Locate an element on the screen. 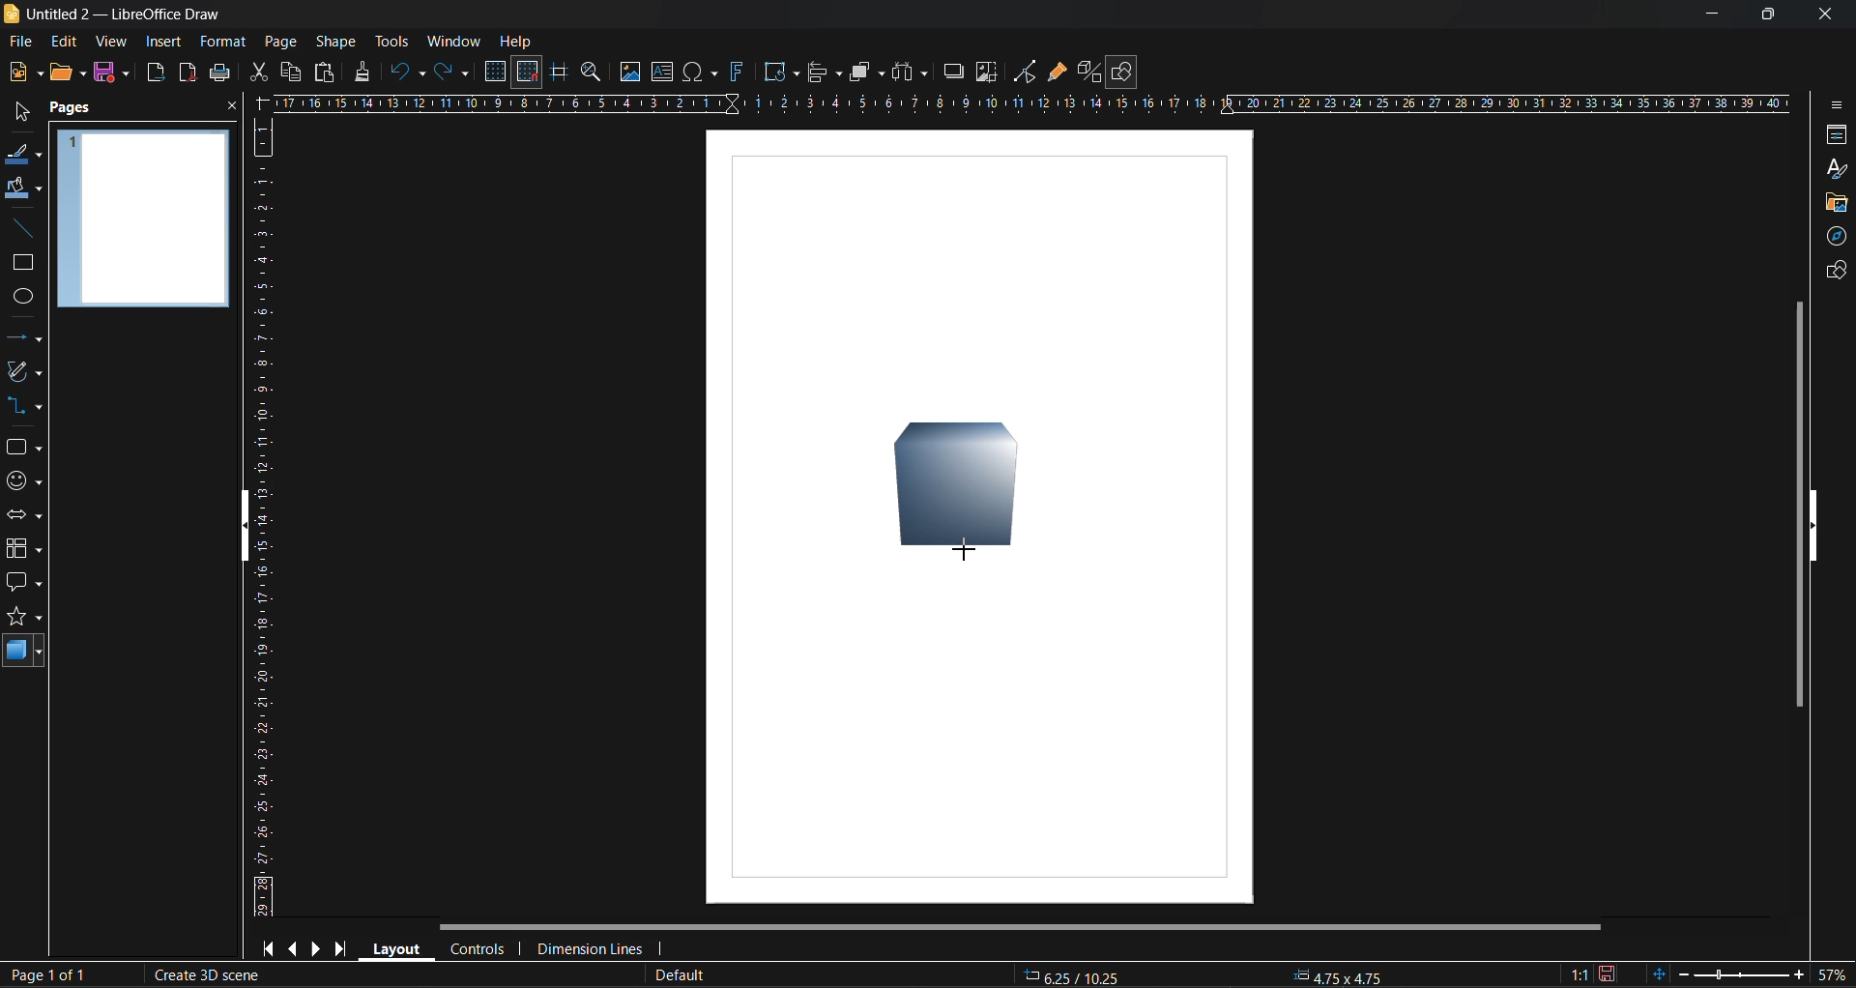 The height and width of the screenshot is (988, 1856). dimension lines is located at coordinates (591, 945).